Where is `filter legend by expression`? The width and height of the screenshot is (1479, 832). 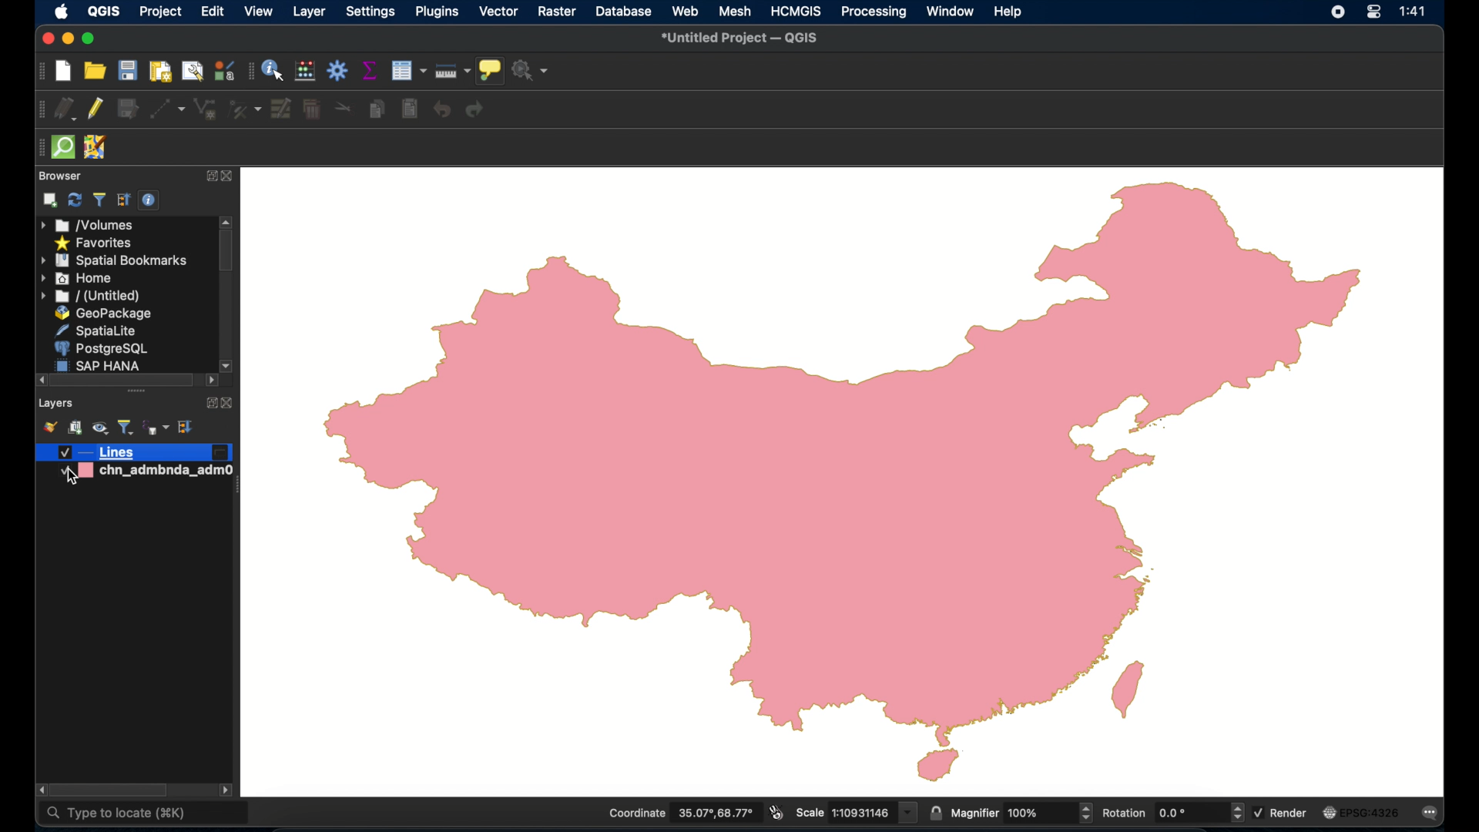
filter legend by expression is located at coordinates (155, 428).